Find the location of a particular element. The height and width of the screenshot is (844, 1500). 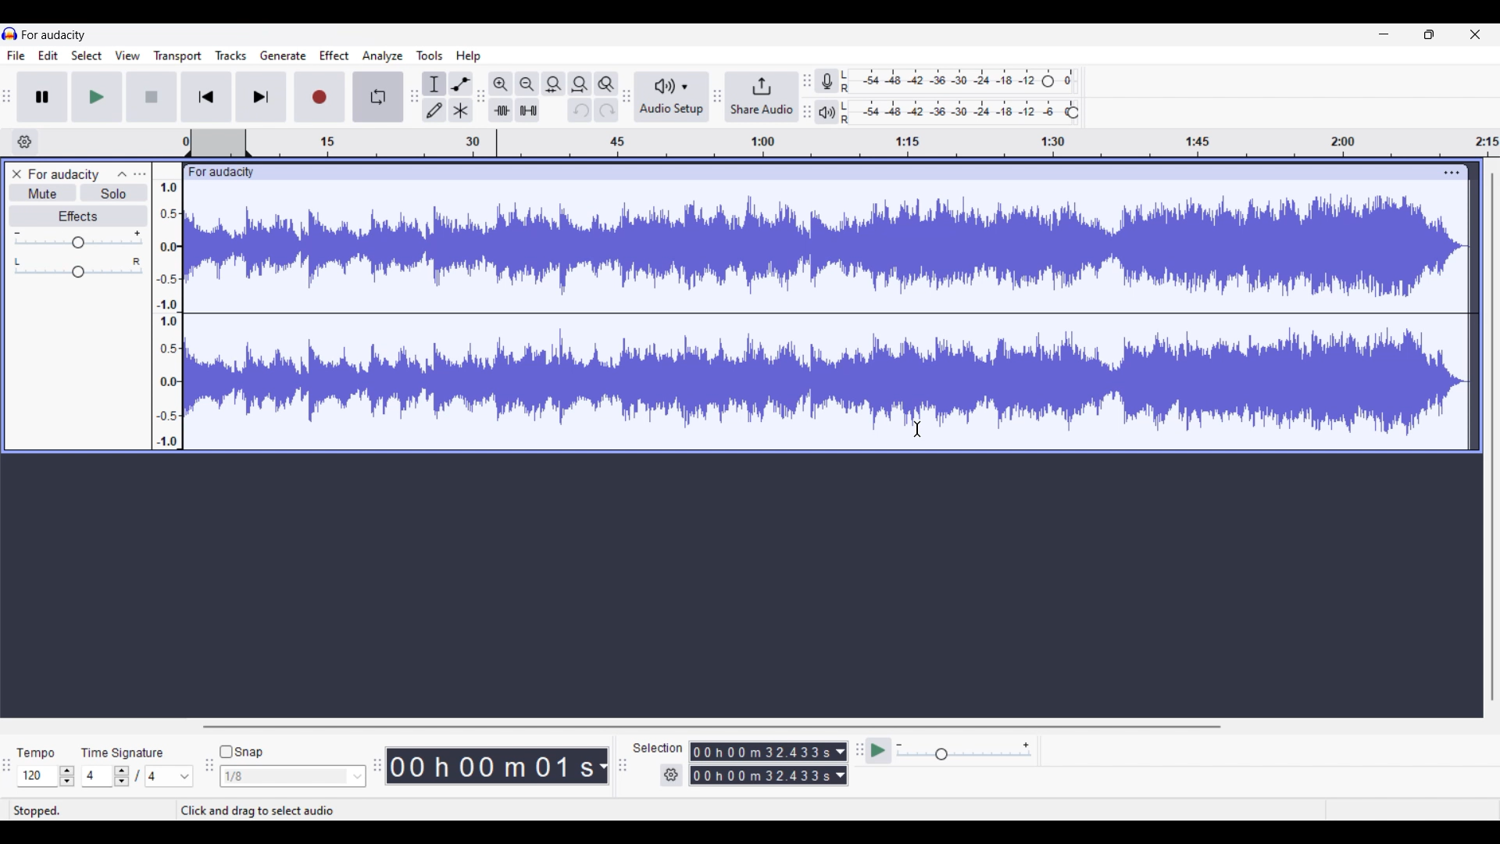

Record meter is located at coordinates (827, 80).